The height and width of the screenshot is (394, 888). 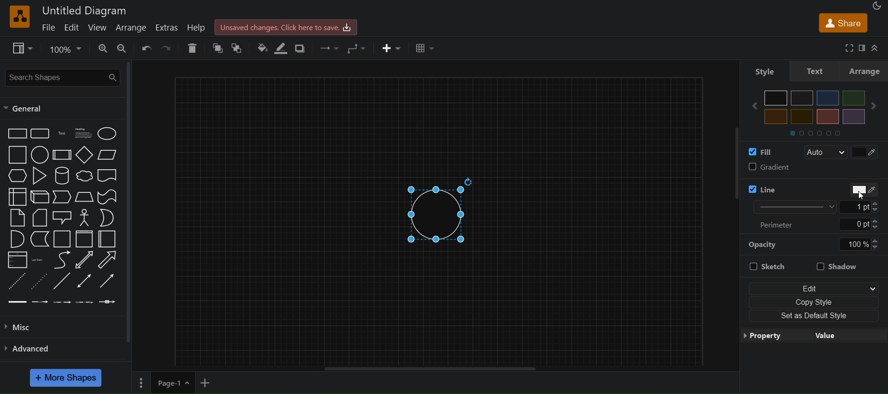 What do you see at coordinates (288, 26) in the screenshot?
I see `click here to save` at bounding box center [288, 26].